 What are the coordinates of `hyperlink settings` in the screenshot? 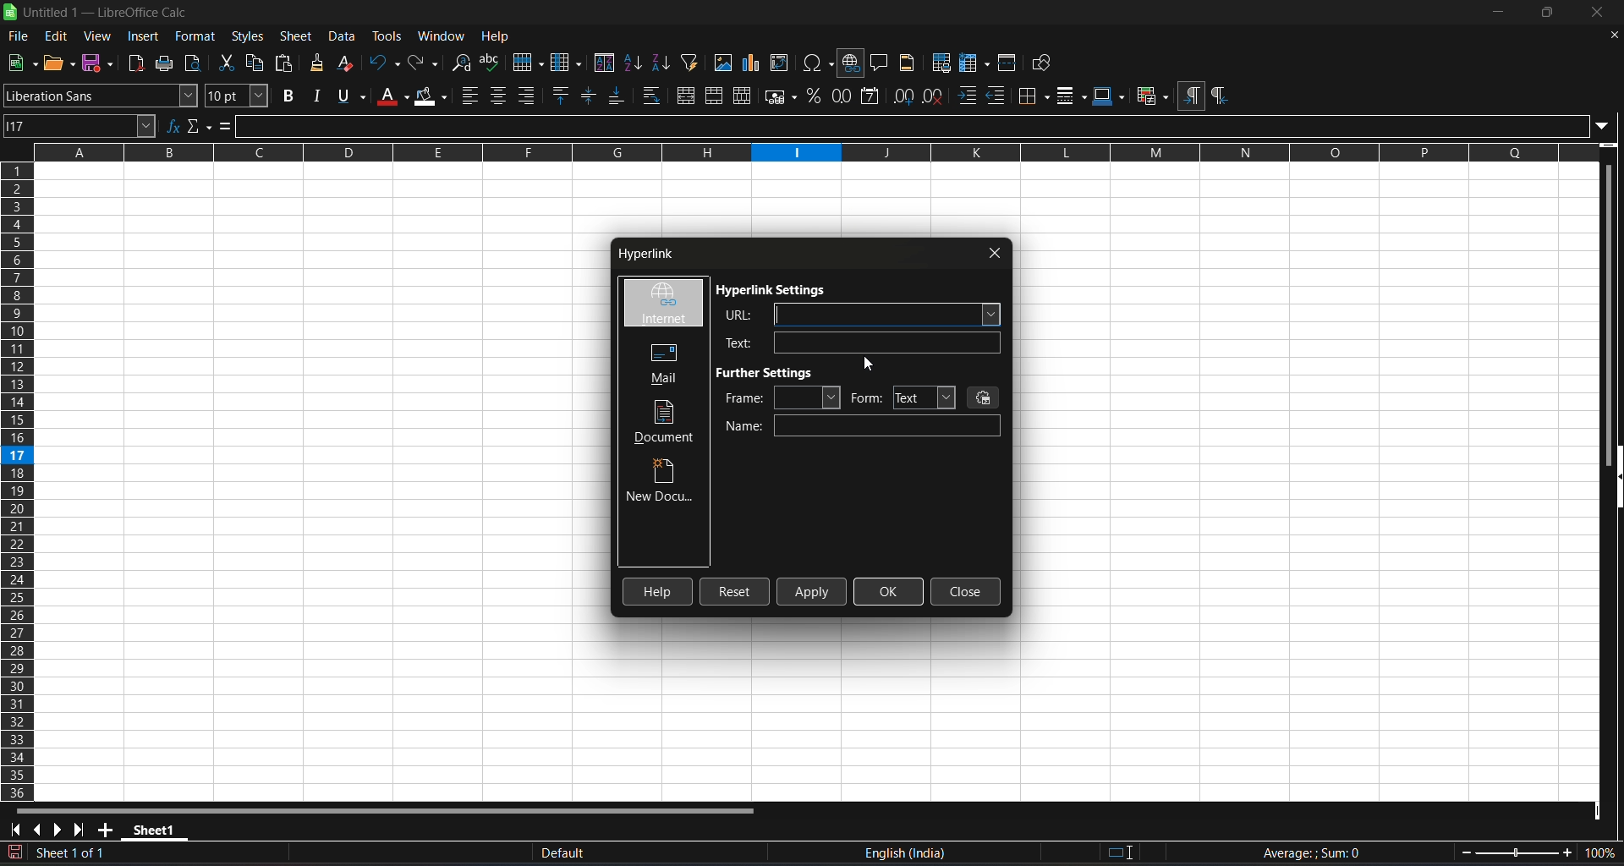 It's located at (774, 291).